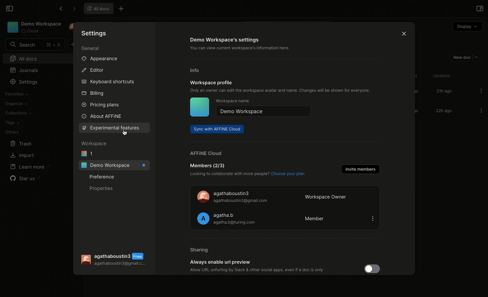 The width and height of the screenshot is (488, 297). I want to click on Member 1, so click(285, 196).